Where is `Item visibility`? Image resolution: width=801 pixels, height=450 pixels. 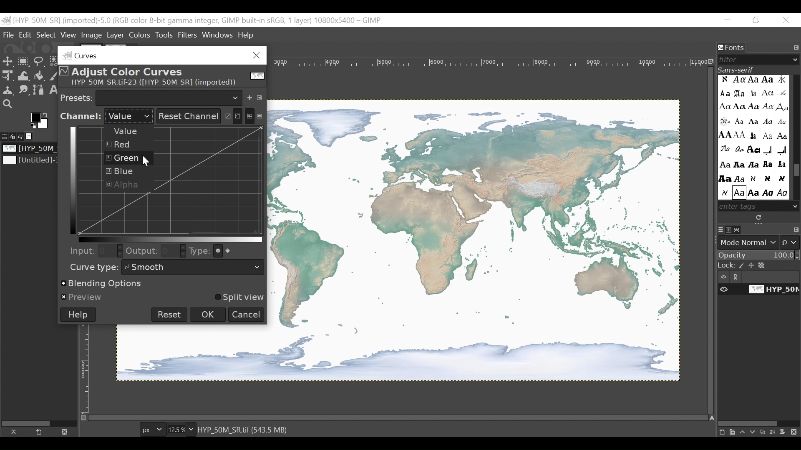
Item visibility is located at coordinates (759, 277).